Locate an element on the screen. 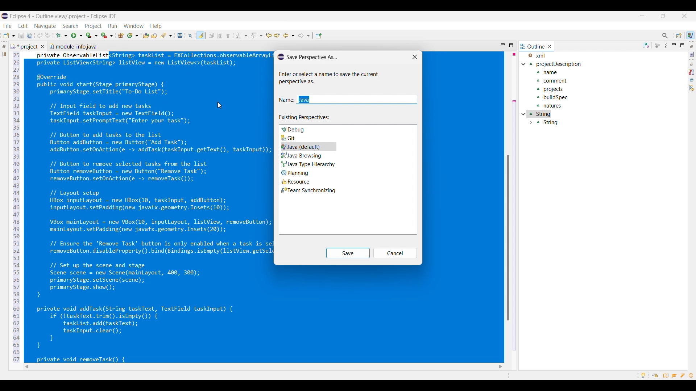 This screenshot has height=391, width=696. Window descriptions is located at coordinates (330, 78).